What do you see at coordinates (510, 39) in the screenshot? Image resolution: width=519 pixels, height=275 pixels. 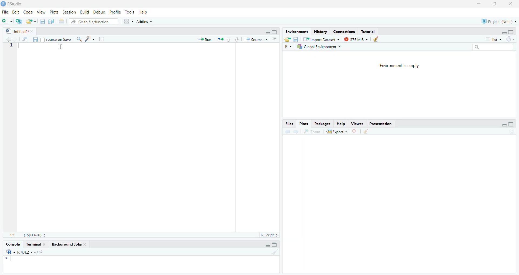 I see `refresh` at bounding box center [510, 39].